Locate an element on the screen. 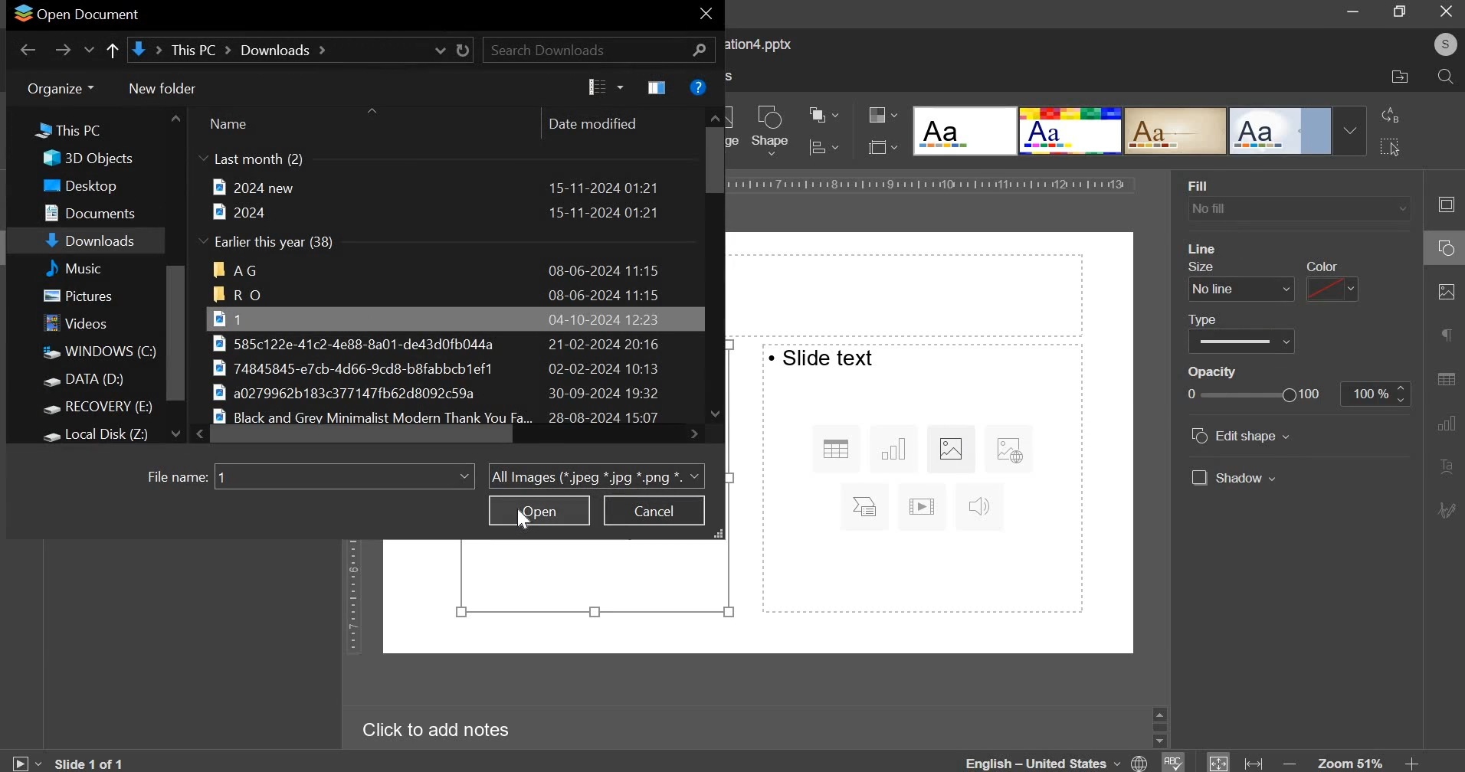 The height and width of the screenshot is (772, 1465). signature is located at coordinates (1448, 509).